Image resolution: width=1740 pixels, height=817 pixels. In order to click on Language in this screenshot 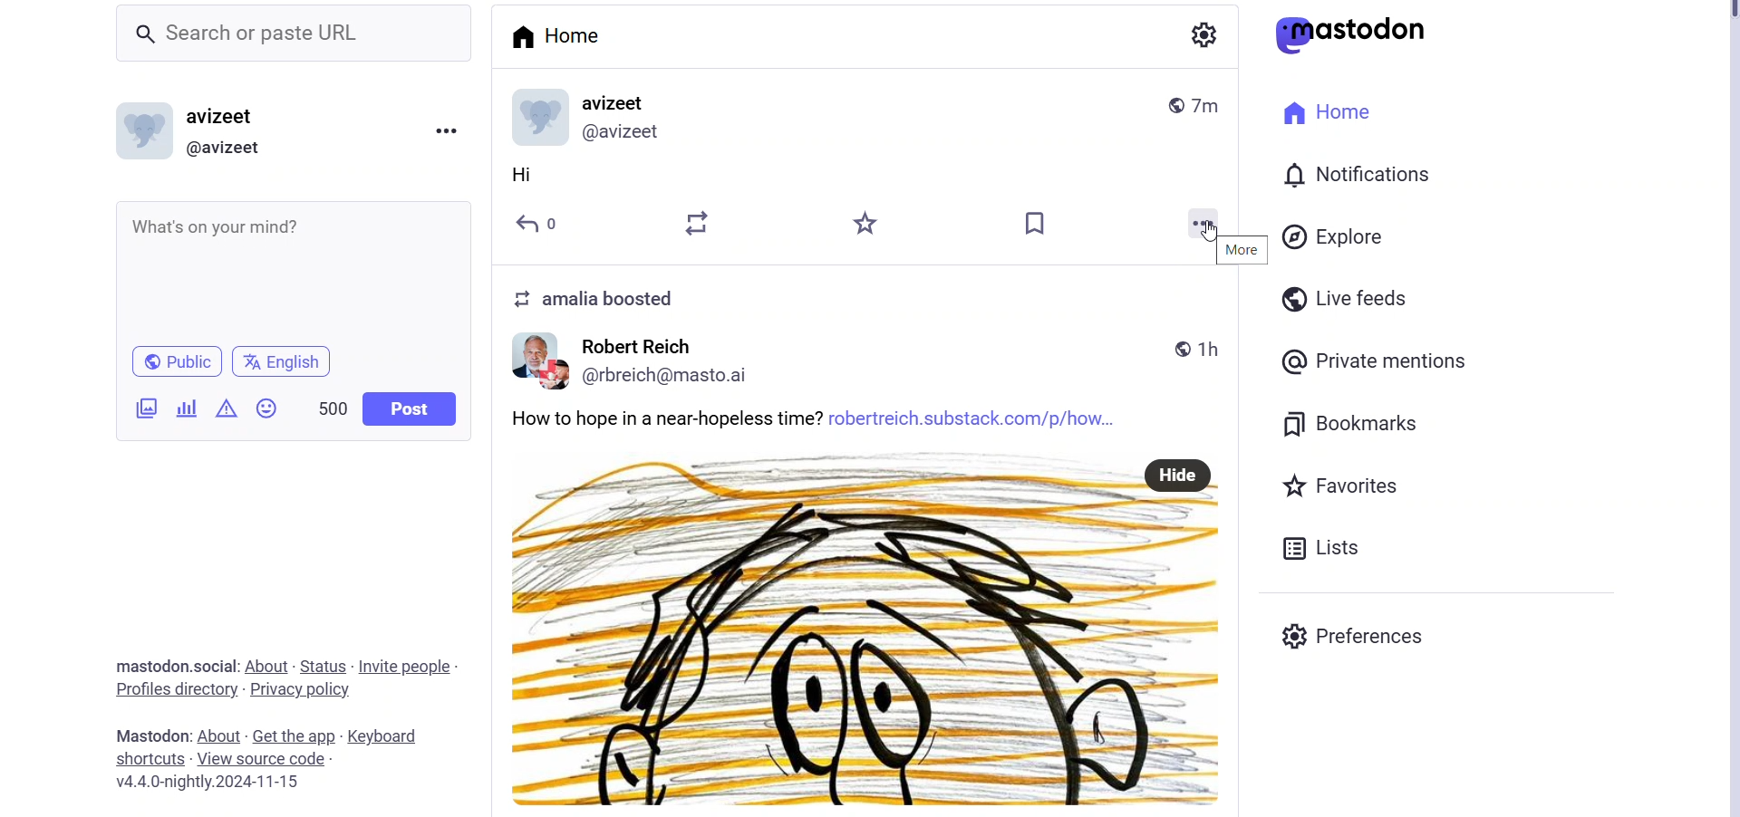, I will do `click(281, 360)`.